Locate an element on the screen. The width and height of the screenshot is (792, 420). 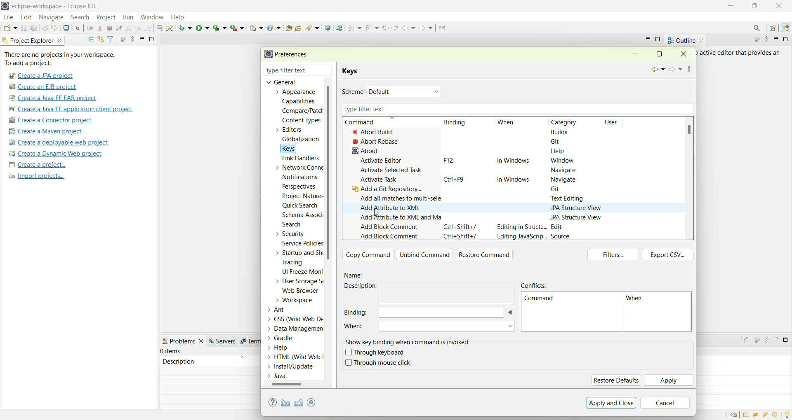
keys is located at coordinates (352, 71).